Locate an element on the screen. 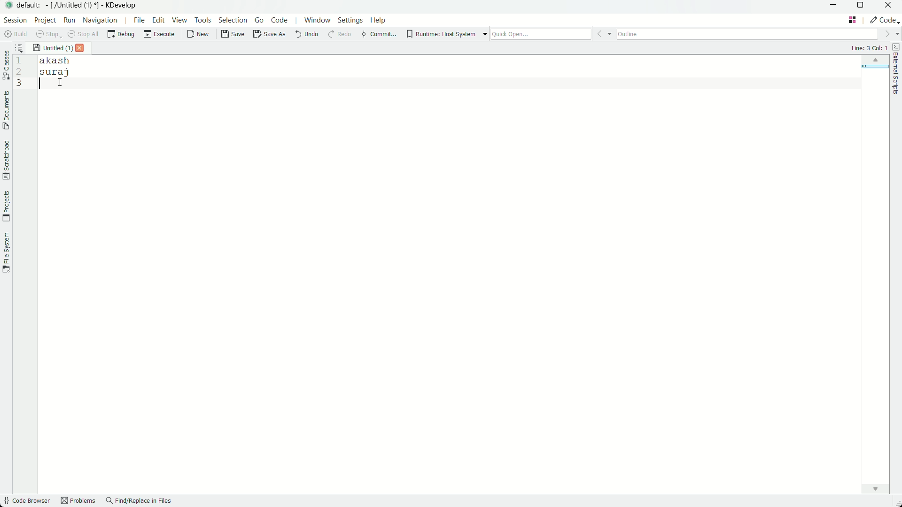  classes is located at coordinates (6, 66).